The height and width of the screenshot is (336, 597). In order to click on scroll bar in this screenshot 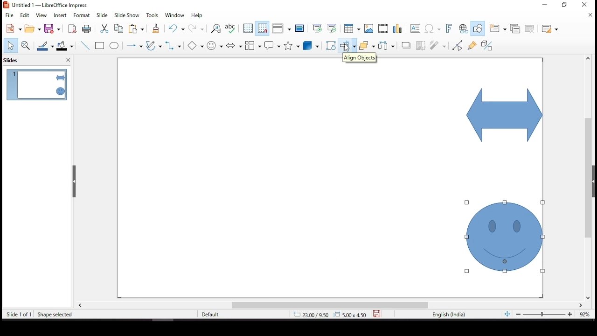, I will do `click(591, 178)`.